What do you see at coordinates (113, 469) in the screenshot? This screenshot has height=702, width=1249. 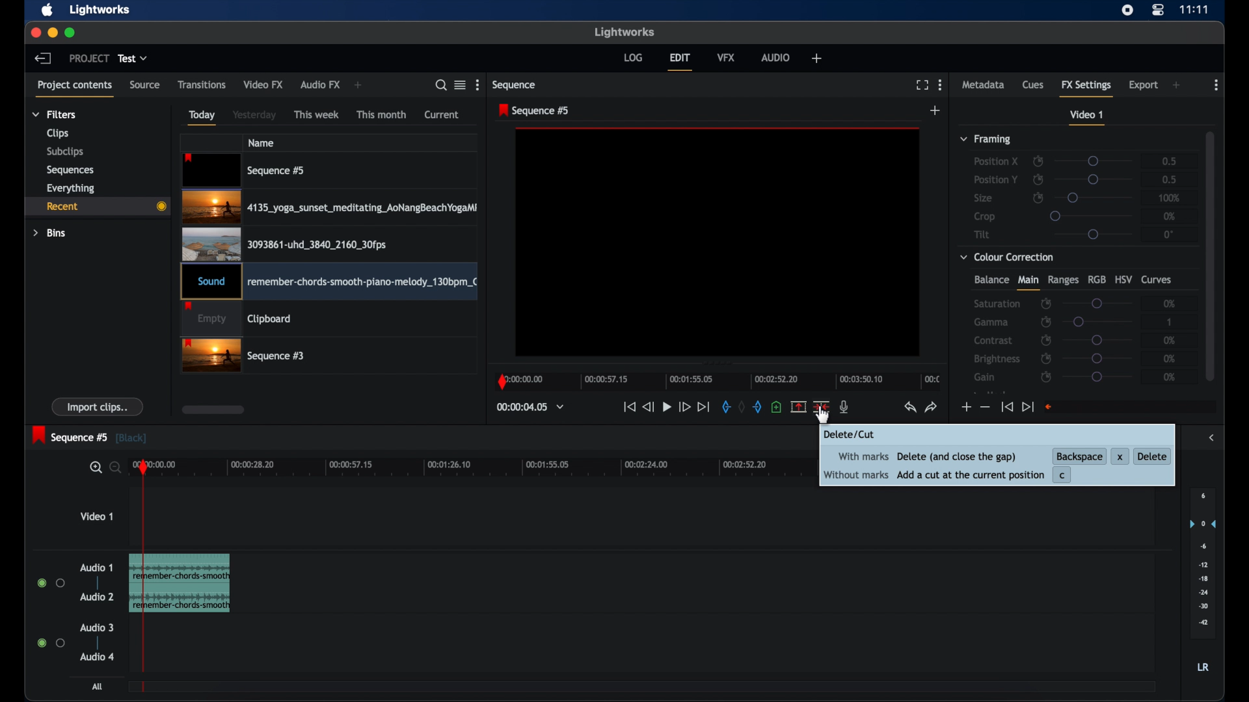 I see `zoom out` at bounding box center [113, 469].